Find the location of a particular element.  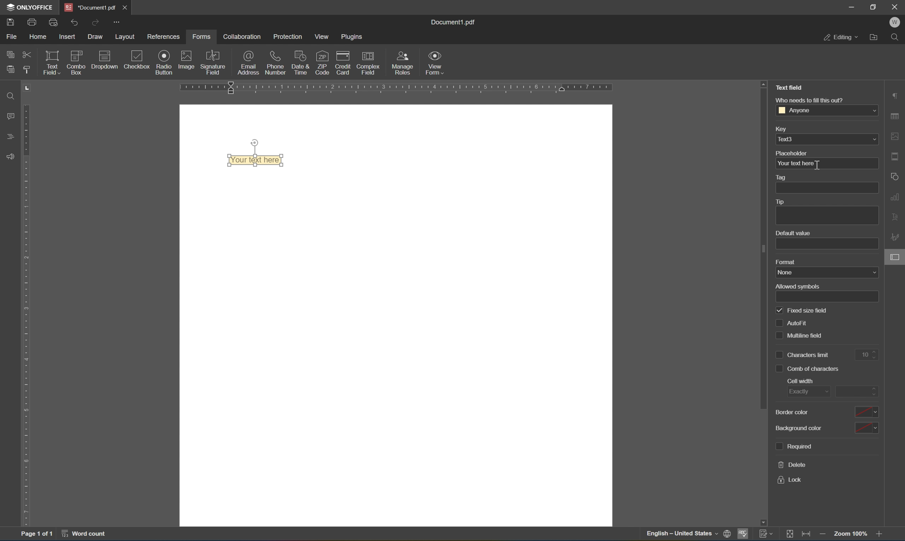

form settings is located at coordinates (864, 271).